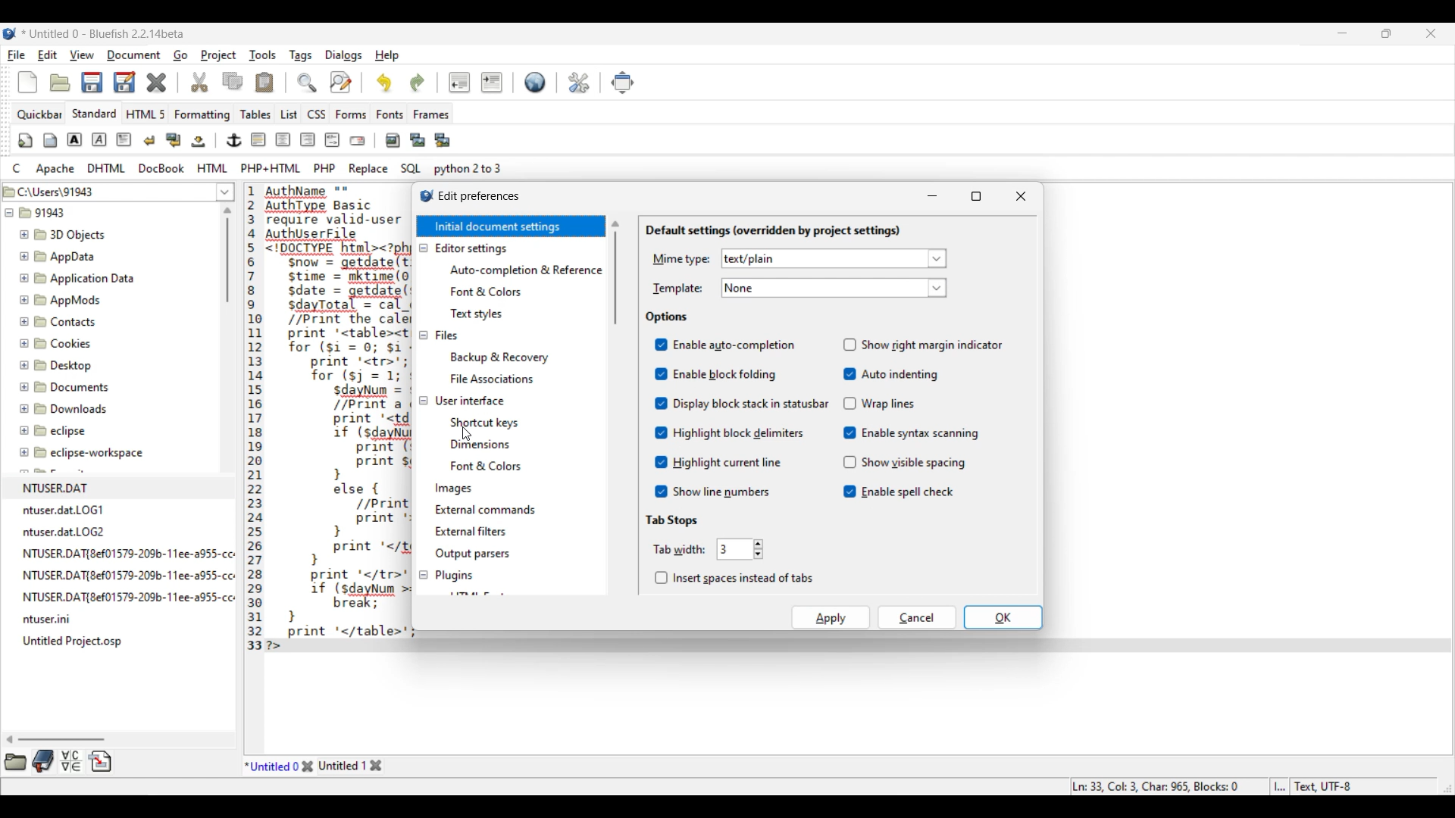 The width and height of the screenshot is (1455, 818). What do you see at coordinates (128, 597) in the screenshot?
I see `NTUSER.DAT{8ef01579-209b-11ee-2955-cc:` at bounding box center [128, 597].